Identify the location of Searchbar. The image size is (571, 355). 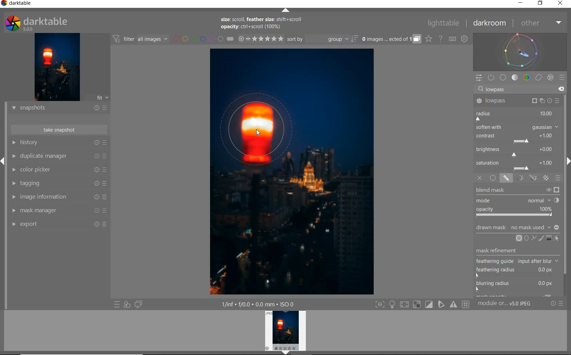
(515, 89).